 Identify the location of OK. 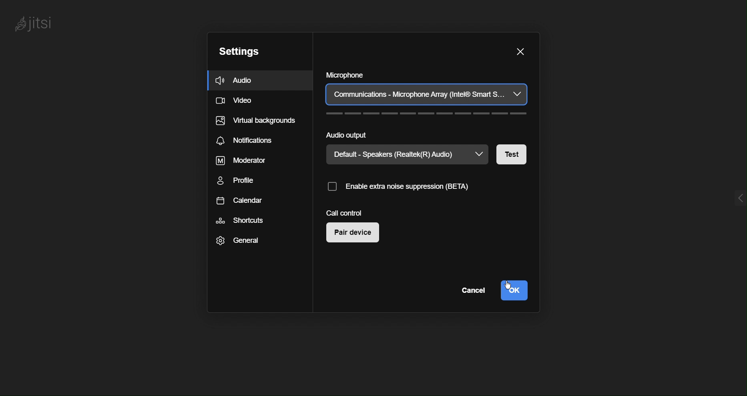
(513, 290).